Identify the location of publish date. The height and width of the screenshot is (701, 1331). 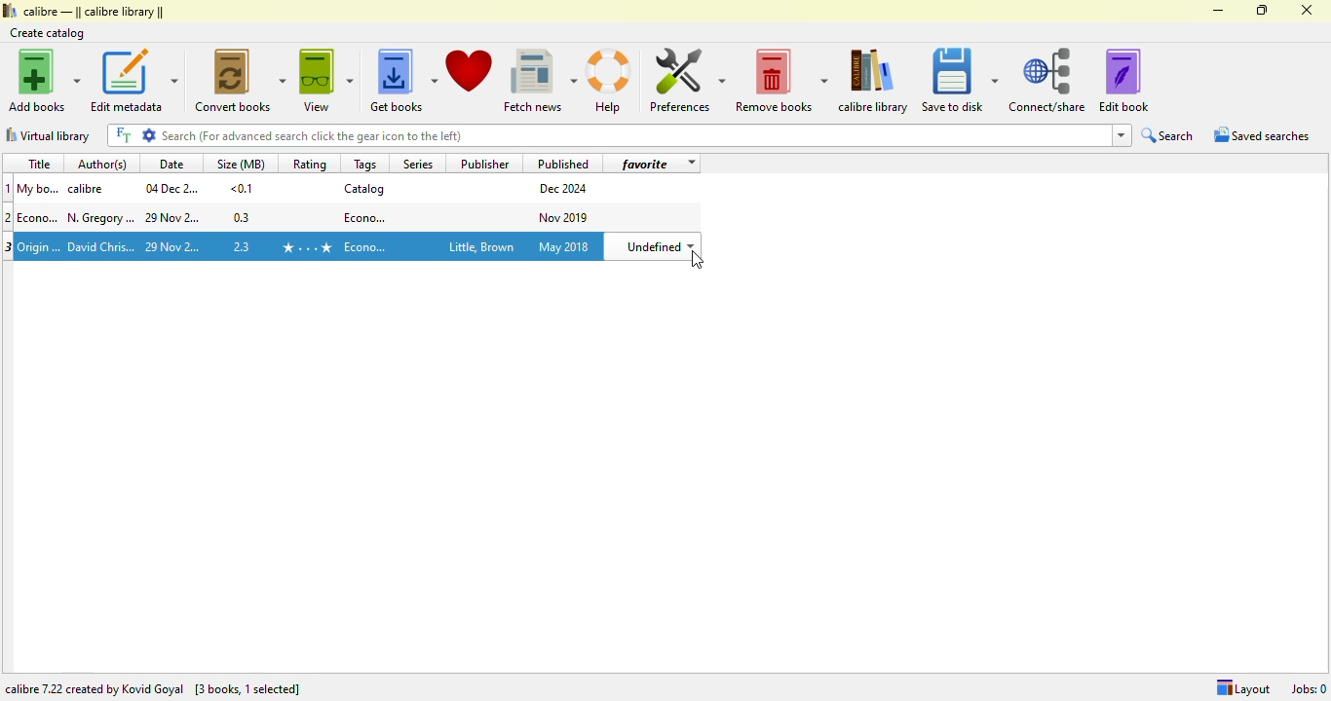
(565, 189).